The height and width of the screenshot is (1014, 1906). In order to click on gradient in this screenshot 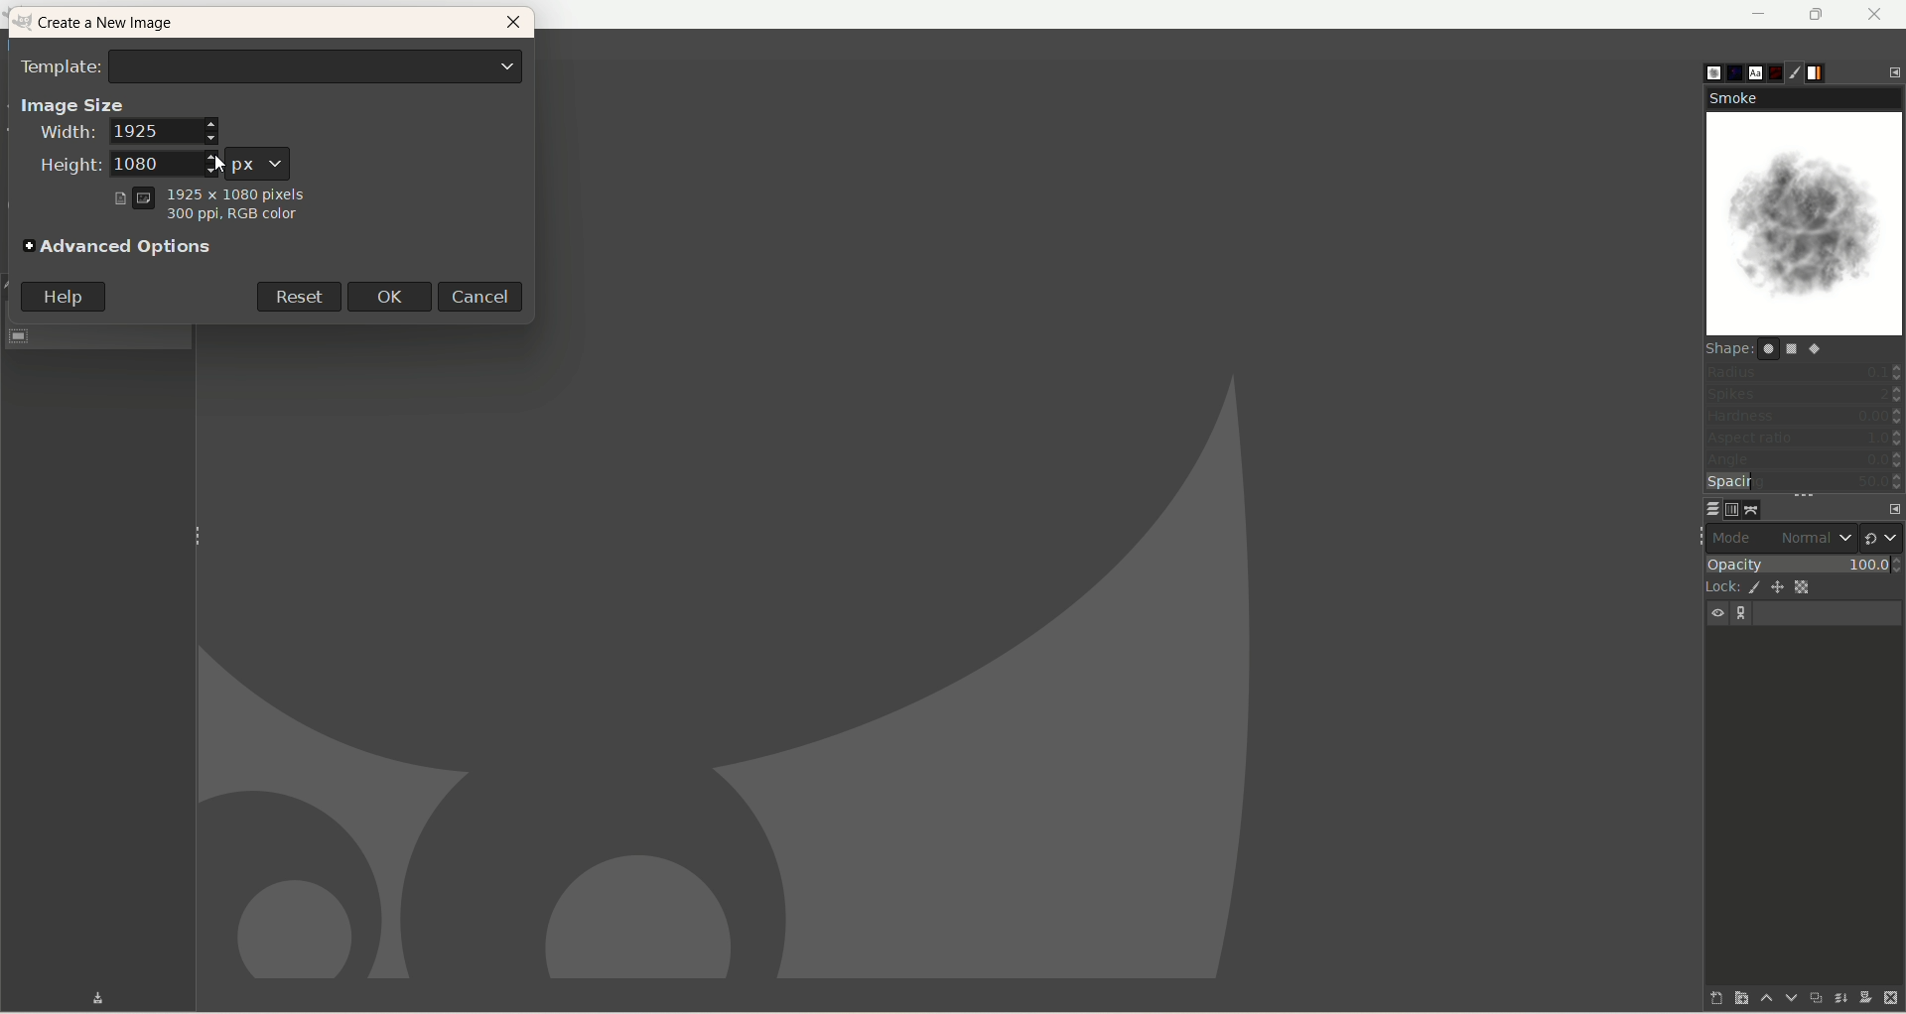, I will do `click(1830, 70)`.